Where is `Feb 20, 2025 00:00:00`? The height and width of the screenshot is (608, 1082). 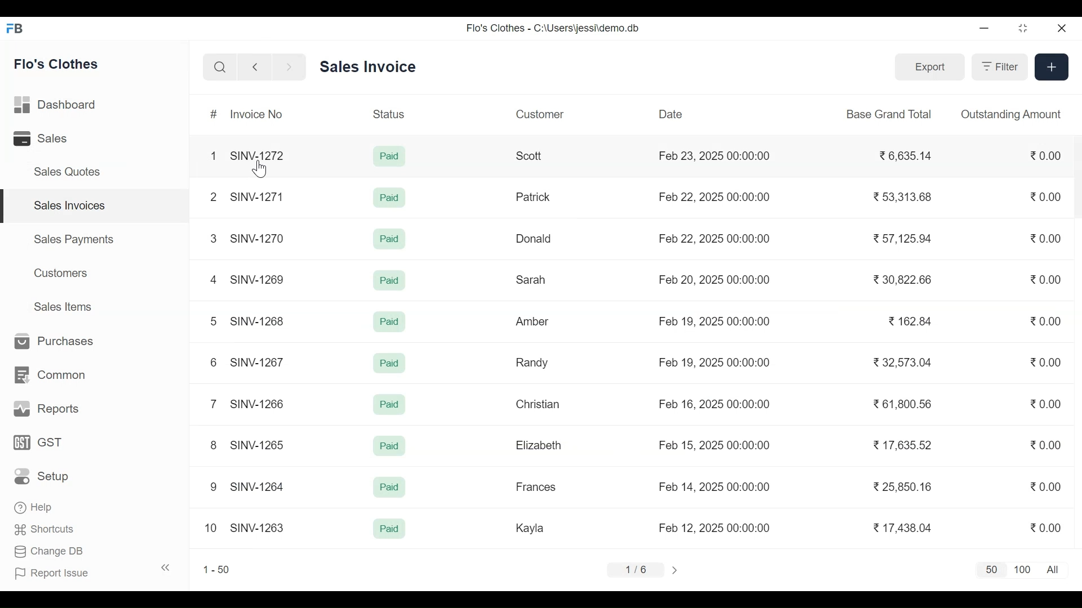
Feb 20, 2025 00:00:00 is located at coordinates (716, 279).